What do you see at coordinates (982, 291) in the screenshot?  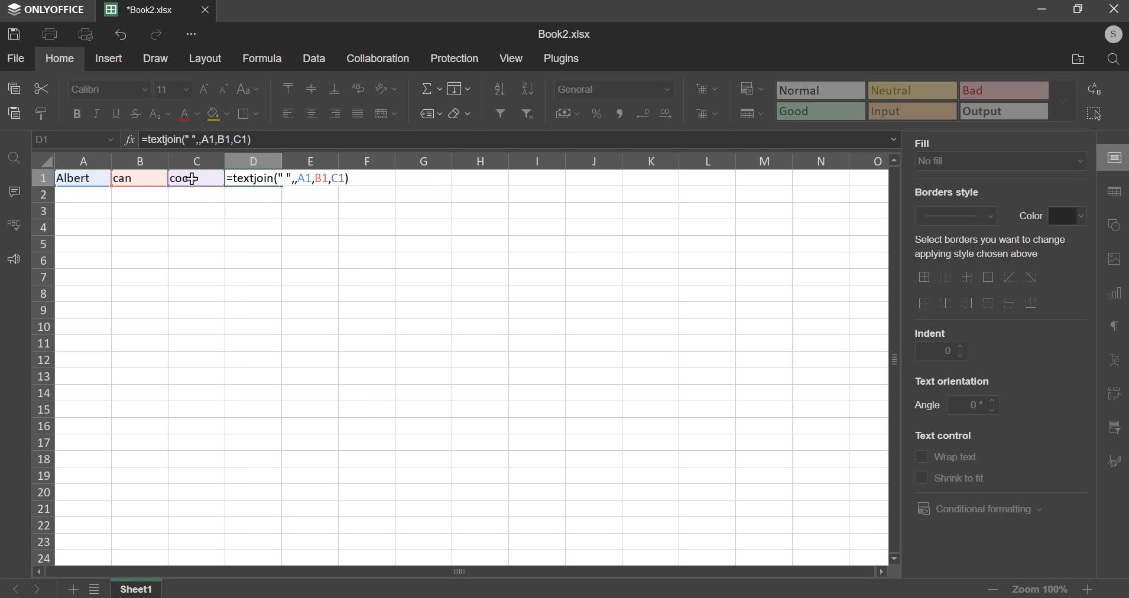 I see `border options` at bounding box center [982, 291].